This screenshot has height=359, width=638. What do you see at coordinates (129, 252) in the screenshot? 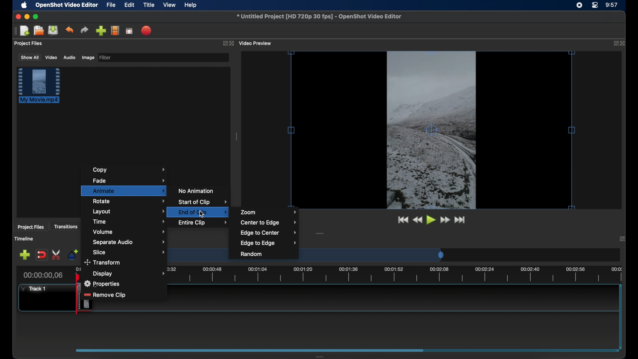
I see `slice menu` at bounding box center [129, 252].